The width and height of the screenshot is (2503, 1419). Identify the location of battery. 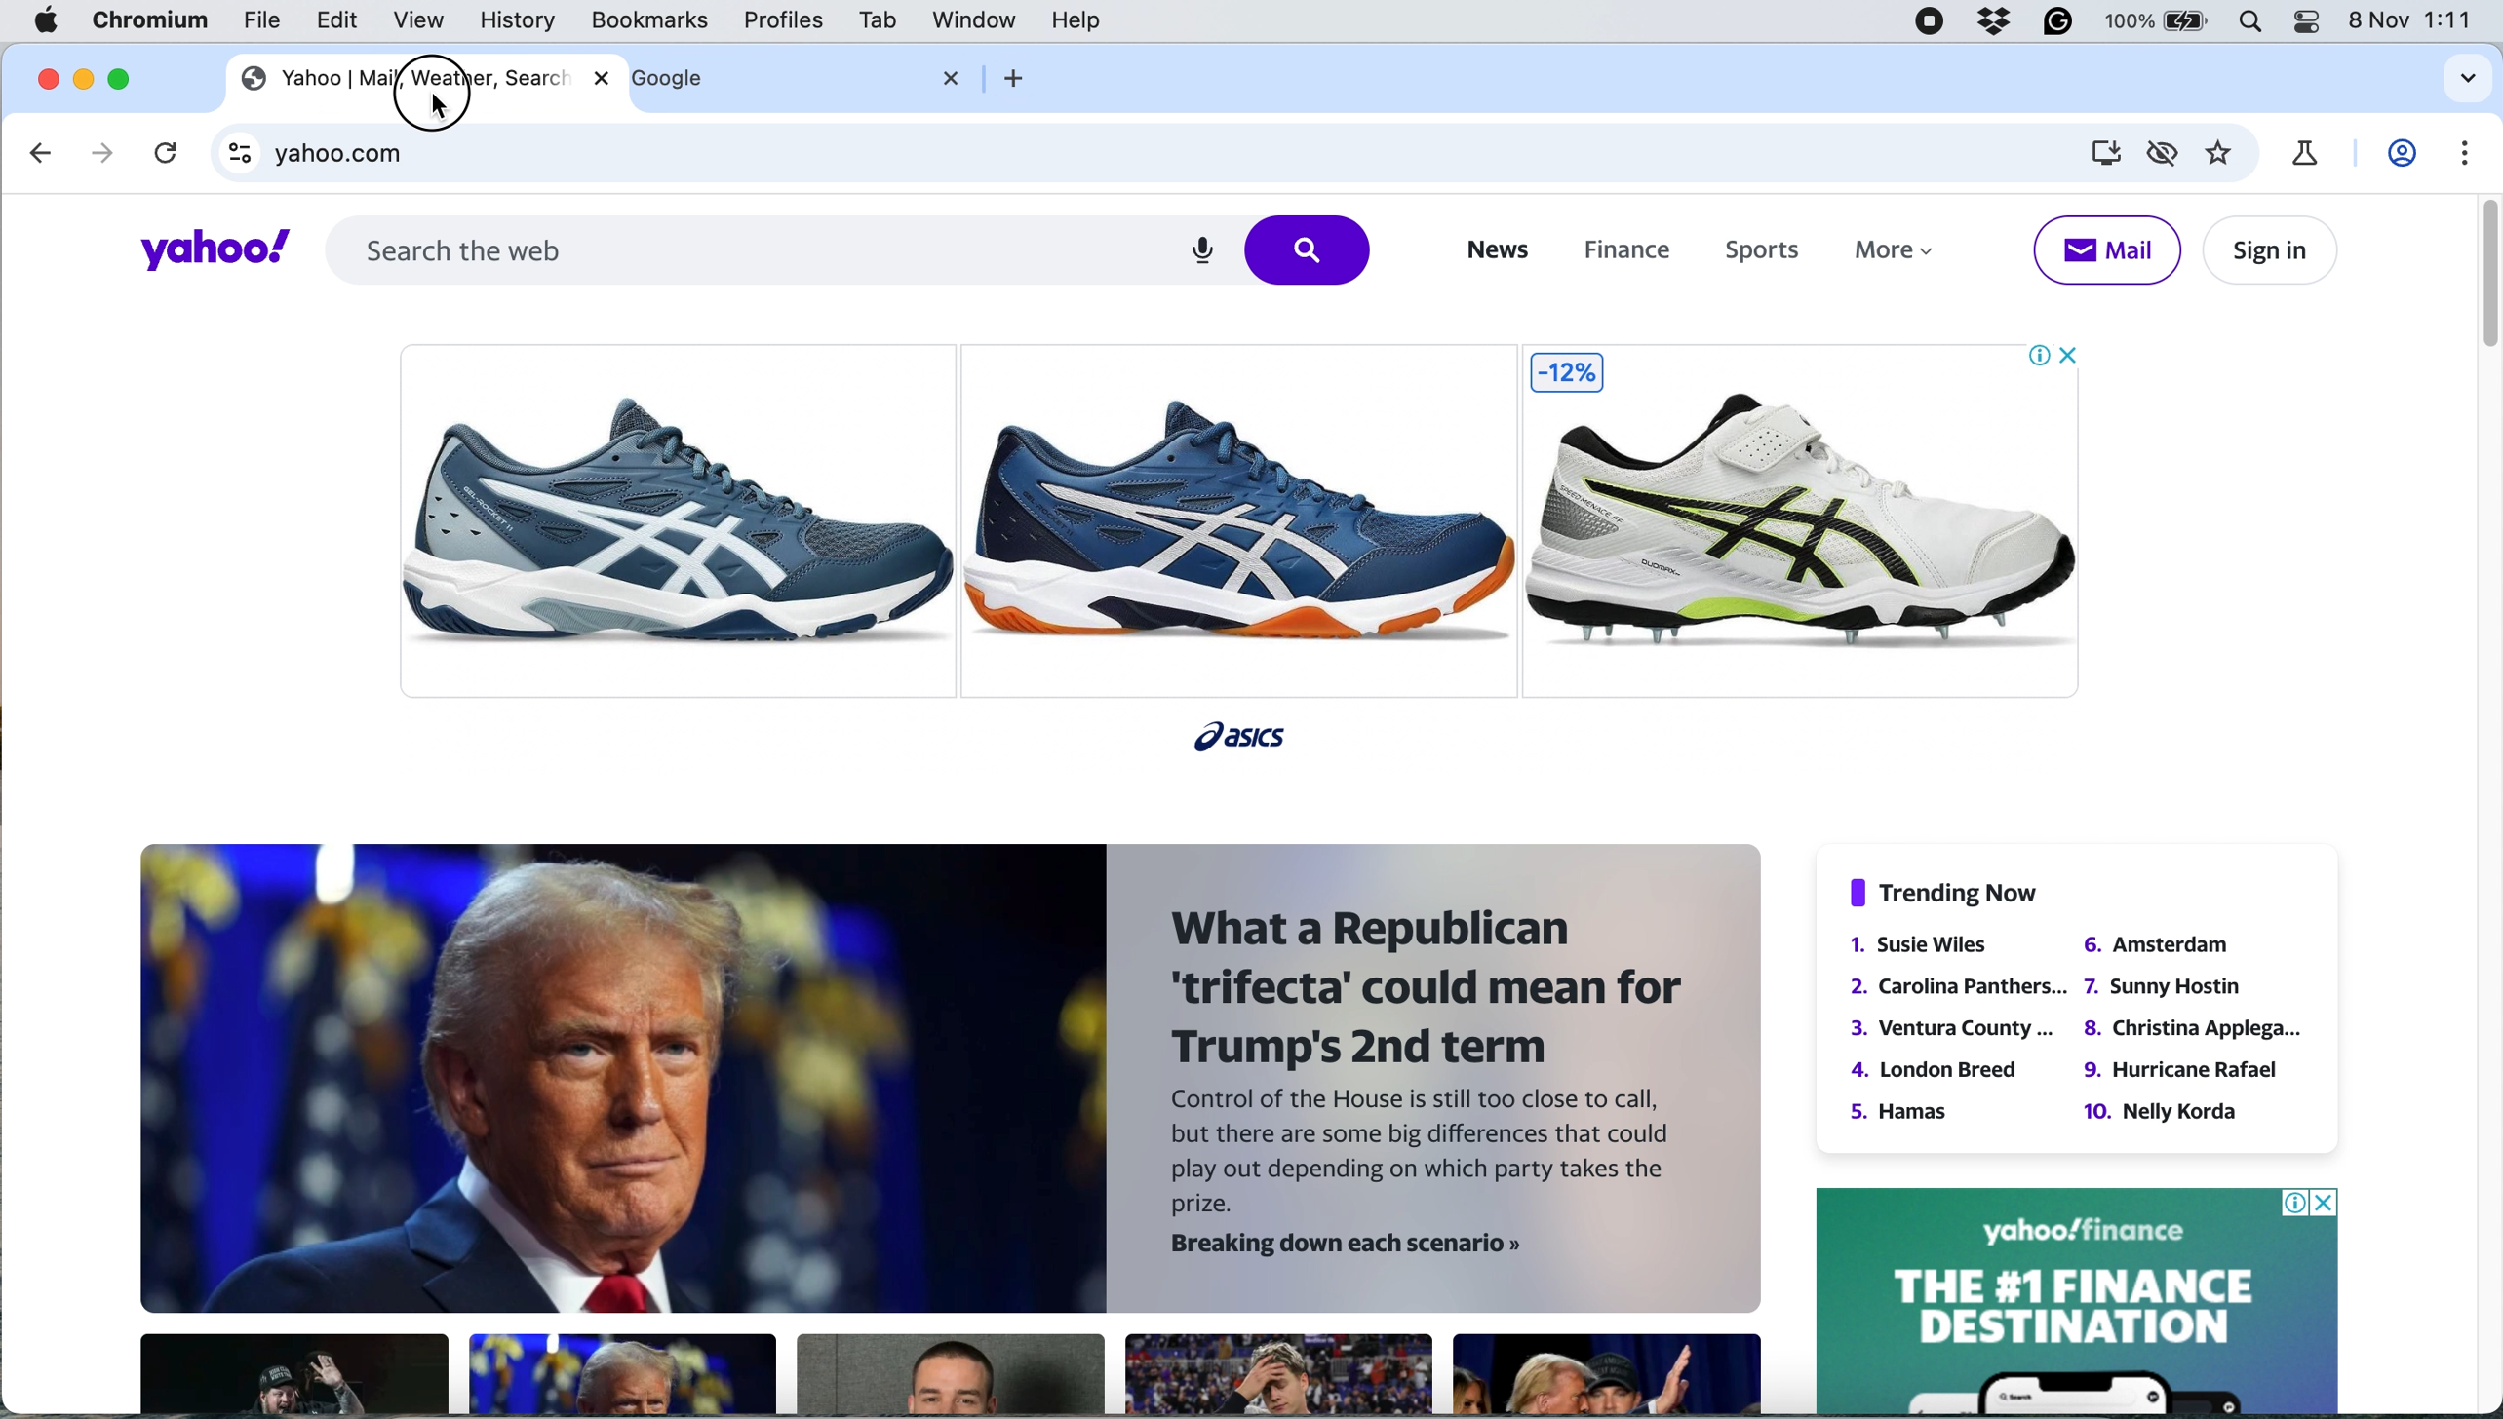
(2159, 24).